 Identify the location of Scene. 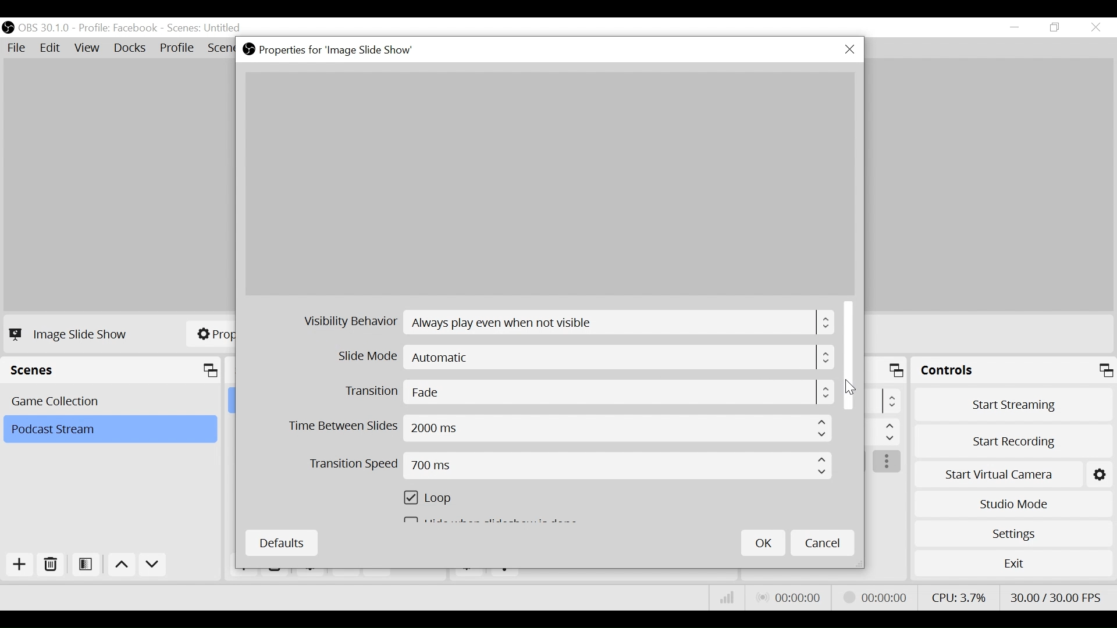
(112, 400).